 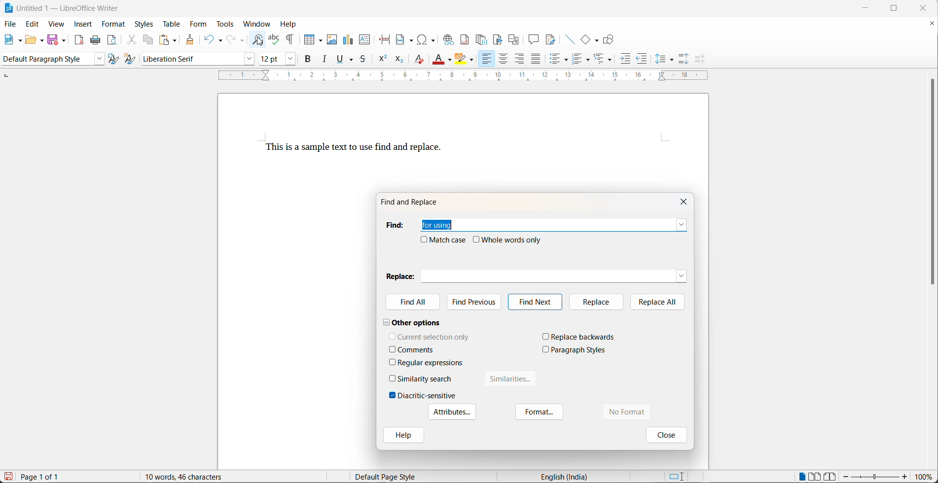 I want to click on show draw functions, so click(x=610, y=39).